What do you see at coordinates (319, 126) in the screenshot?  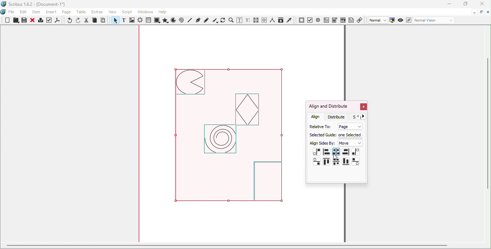 I see `Relative to` at bounding box center [319, 126].